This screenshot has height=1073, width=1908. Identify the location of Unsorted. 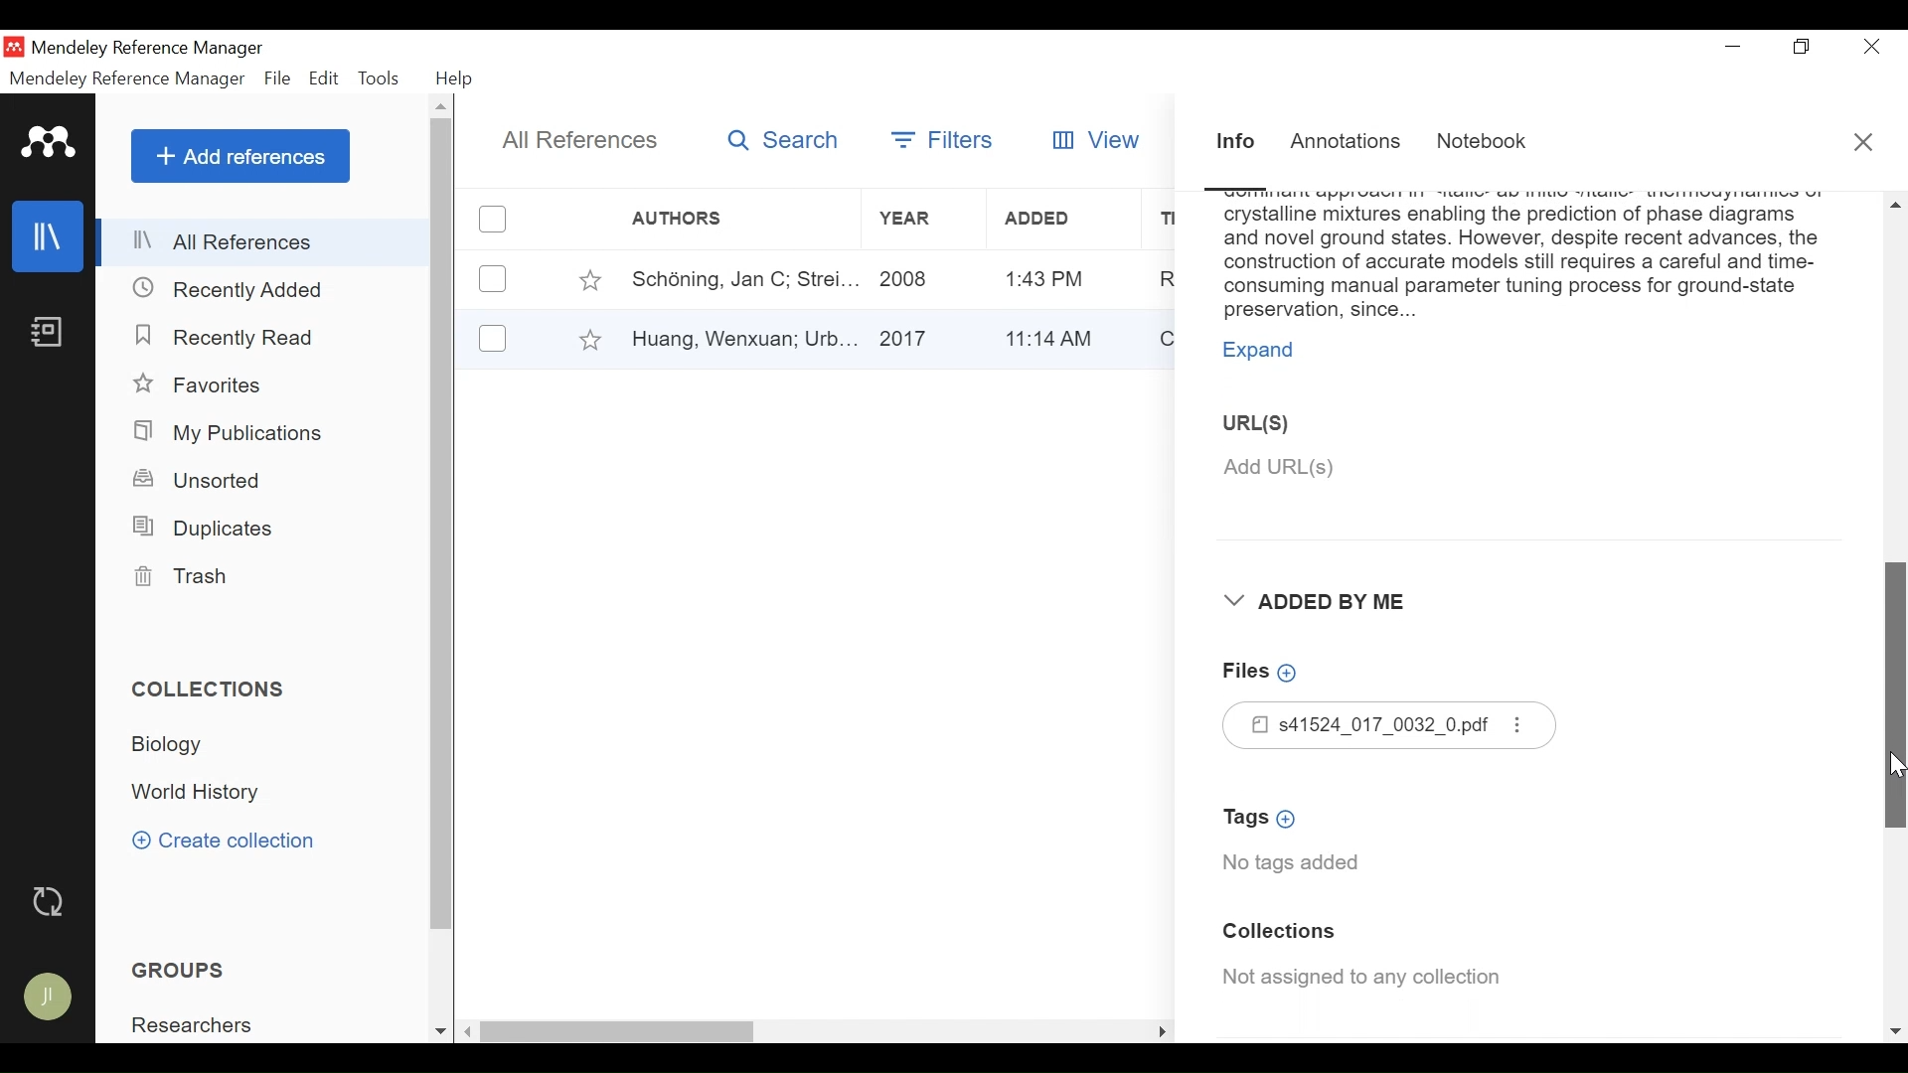
(200, 480).